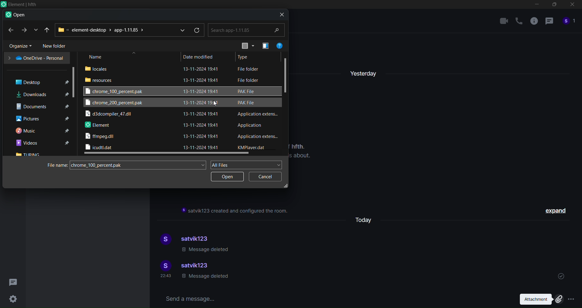  What do you see at coordinates (41, 131) in the screenshot?
I see `music` at bounding box center [41, 131].